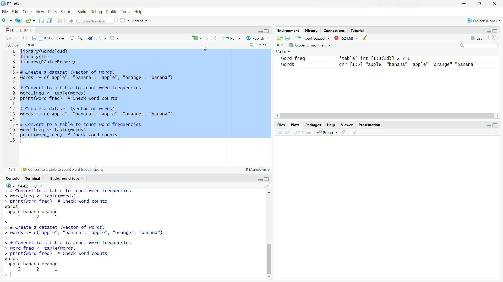 This screenshot has height=282, width=503. I want to click on Addins, so click(140, 21).